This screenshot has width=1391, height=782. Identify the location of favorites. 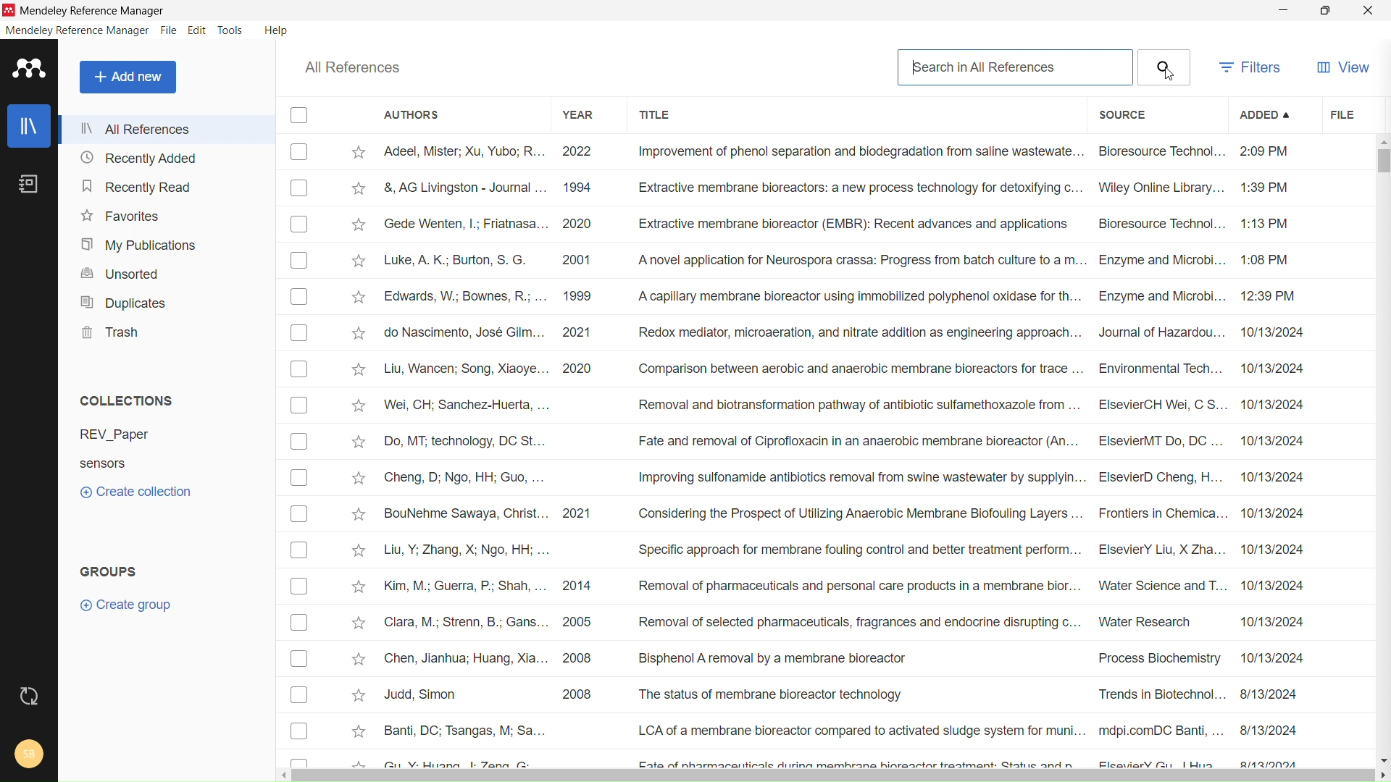
(167, 214).